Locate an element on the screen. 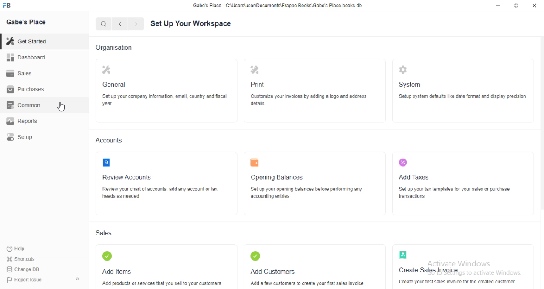  Add Customers is located at coordinates (273, 272).